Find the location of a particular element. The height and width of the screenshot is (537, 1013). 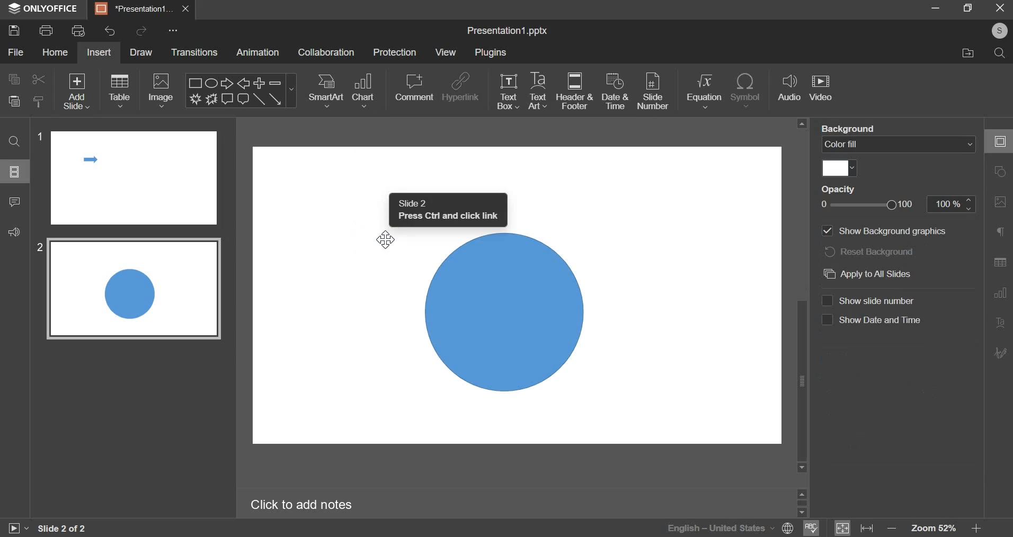

view is located at coordinates (446, 53).